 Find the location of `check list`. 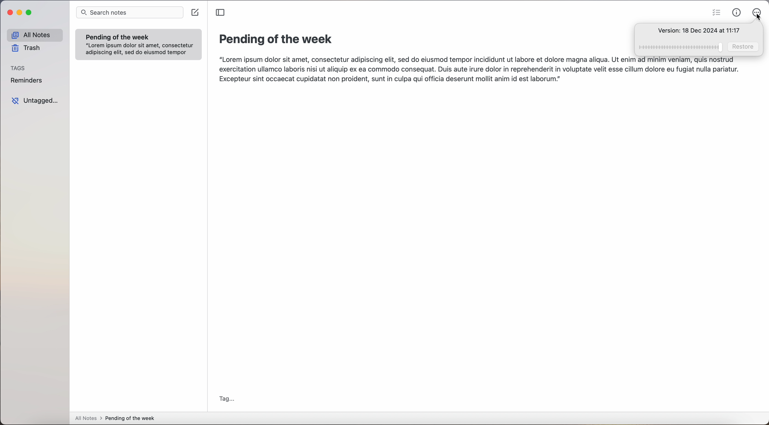

check list is located at coordinates (716, 13).